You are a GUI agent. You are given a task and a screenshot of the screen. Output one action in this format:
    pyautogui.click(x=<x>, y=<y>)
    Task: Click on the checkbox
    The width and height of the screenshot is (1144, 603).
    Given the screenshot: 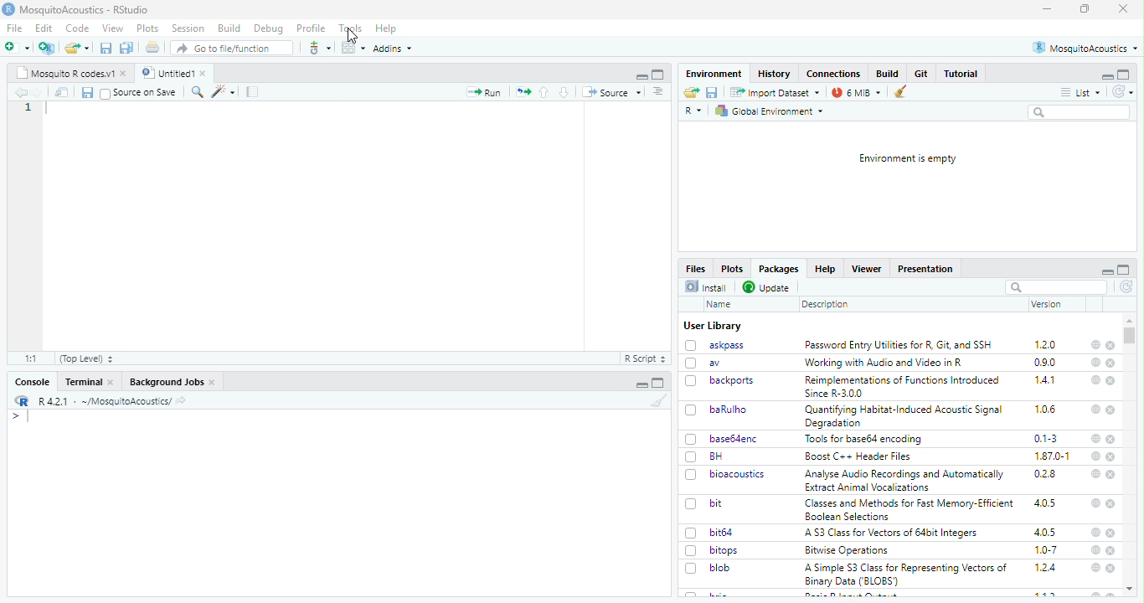 What is the action you would take?
    pyautogui.click(x=691, y=346)
    